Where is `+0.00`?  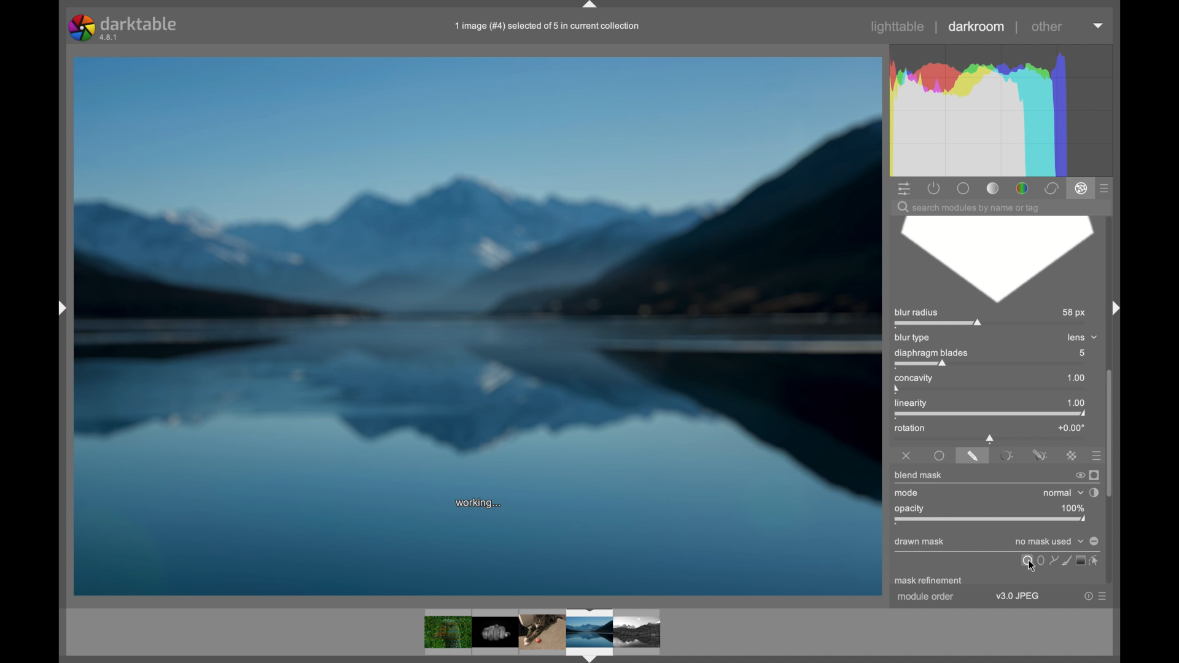 +0.00 is located at coordinates (1071, 427).